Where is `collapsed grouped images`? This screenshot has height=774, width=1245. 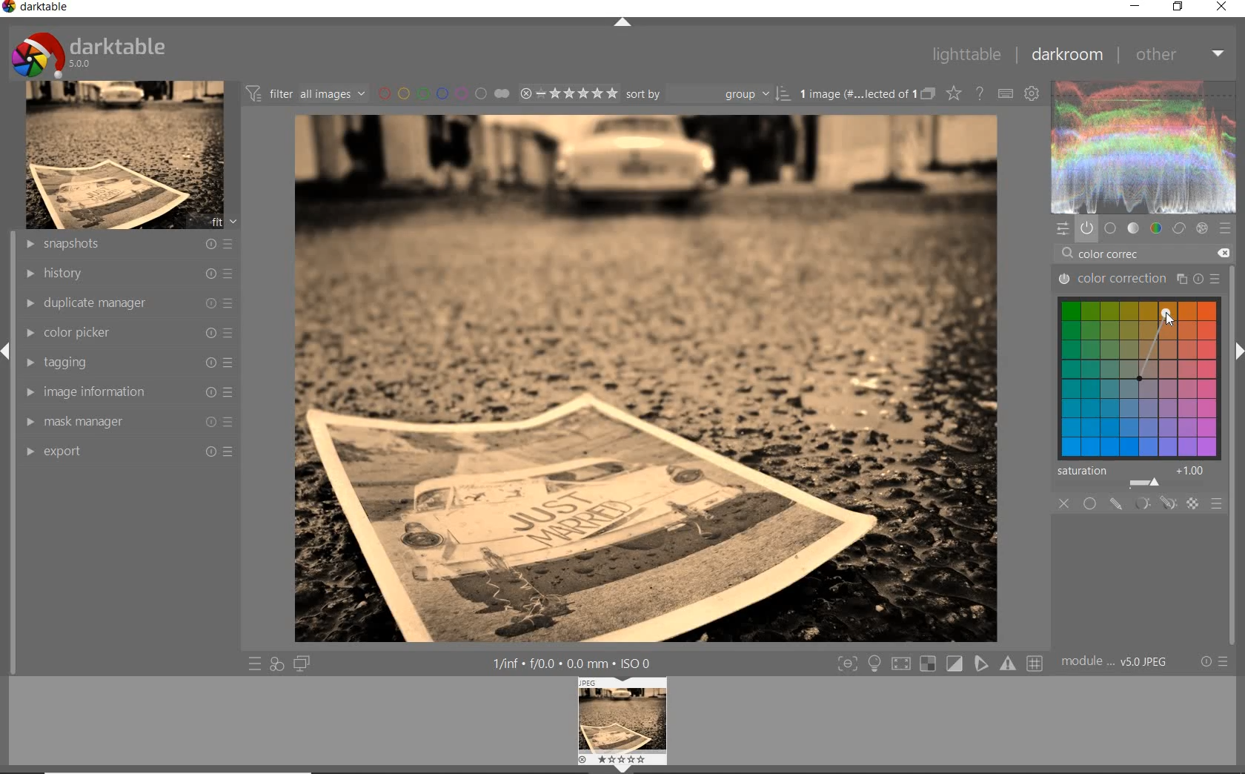
collapsed grouped images is located at coordinates (929, 93).